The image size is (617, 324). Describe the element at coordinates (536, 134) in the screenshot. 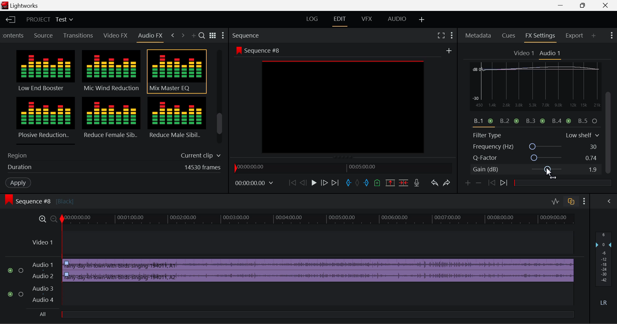

I see `Filter Type` at that location.